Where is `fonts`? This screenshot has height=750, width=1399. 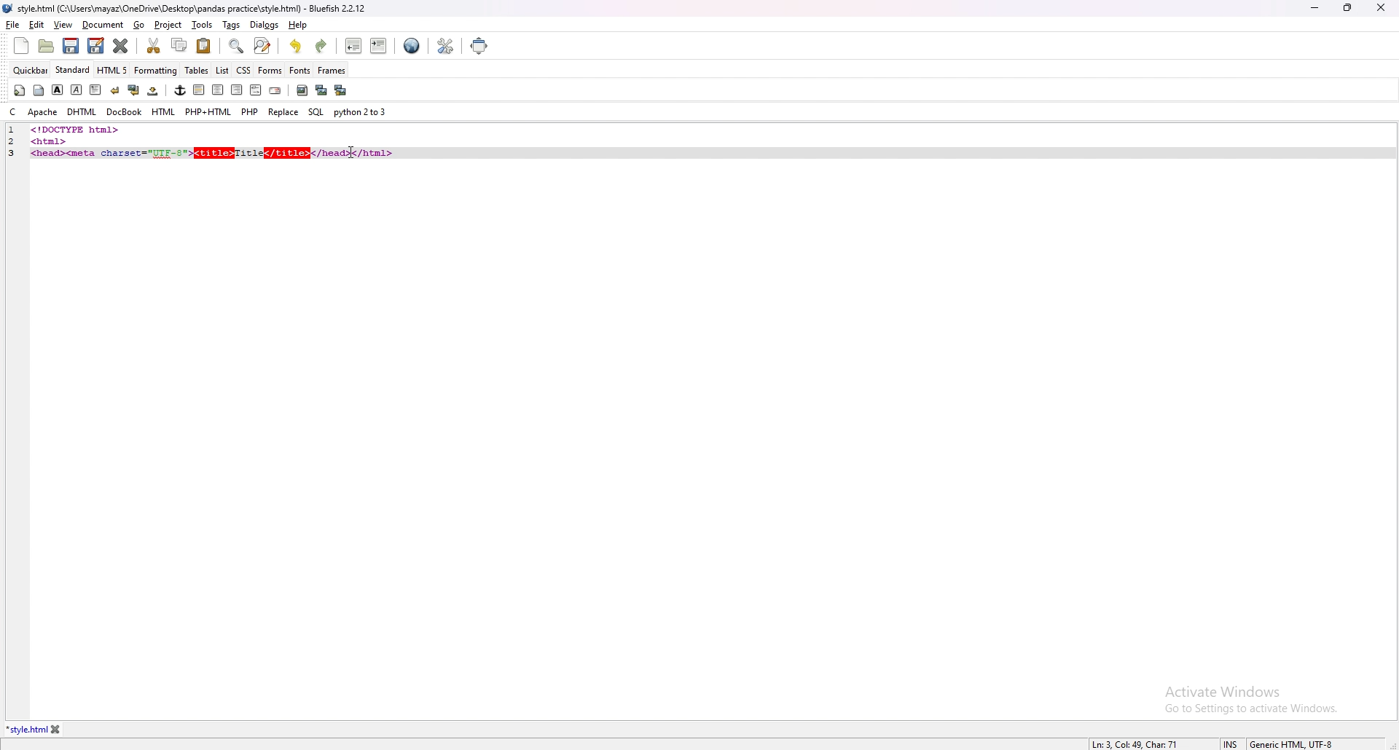
fonts is located at coordinates (300, 70).